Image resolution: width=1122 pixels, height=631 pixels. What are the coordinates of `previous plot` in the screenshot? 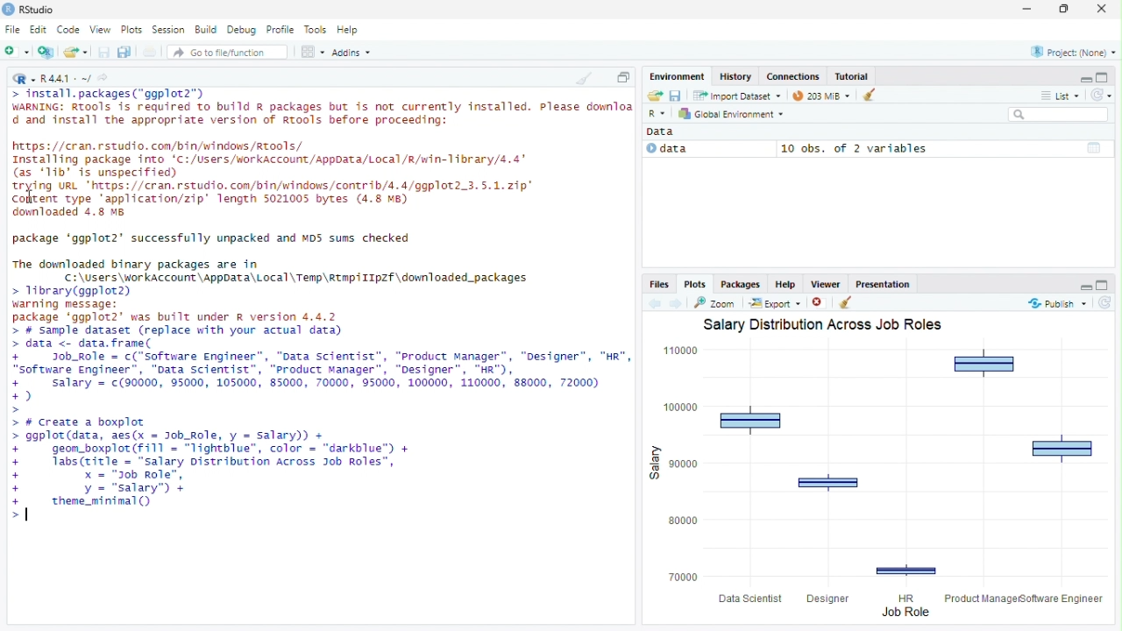 It's located at (657, 302).